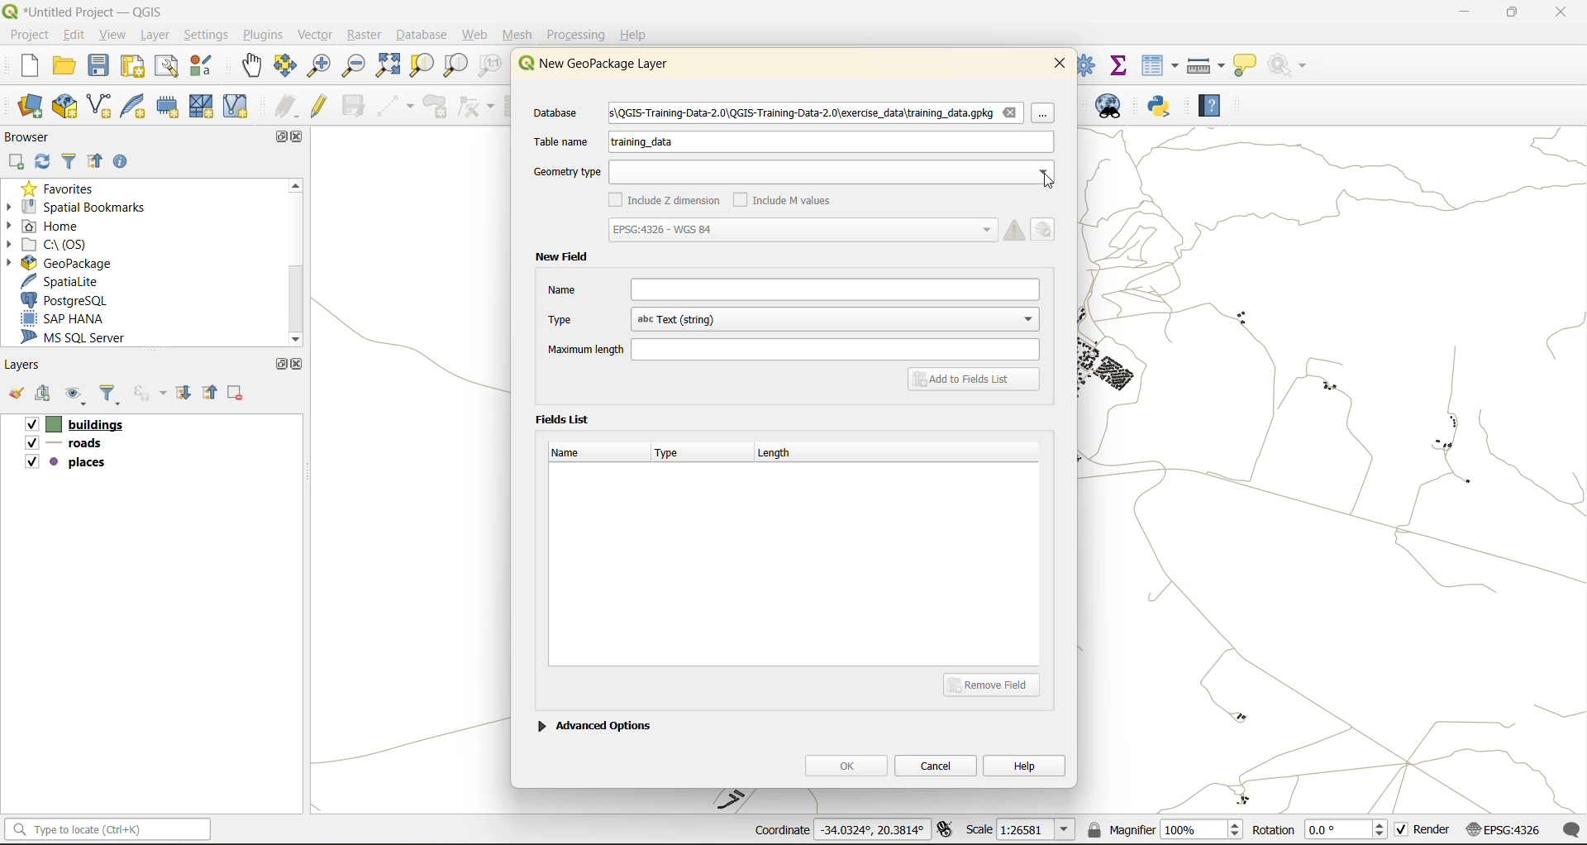 This screenshot has width=1587, height=845. I want to click on no action, so click(1289, 62).